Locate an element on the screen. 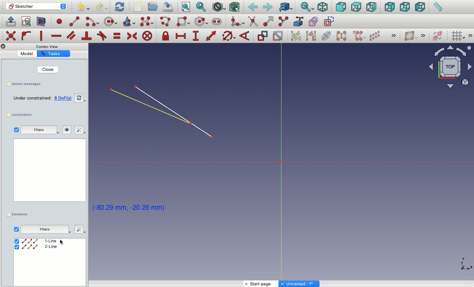  Show/hide B-spline information layer is located at coordinates (411, 36).